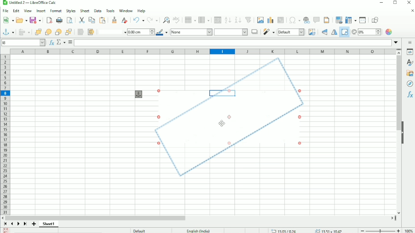  What do you see at coordinates (111, 11) in the screenshot?
I see `Tools` at bounding box center [111, 11].